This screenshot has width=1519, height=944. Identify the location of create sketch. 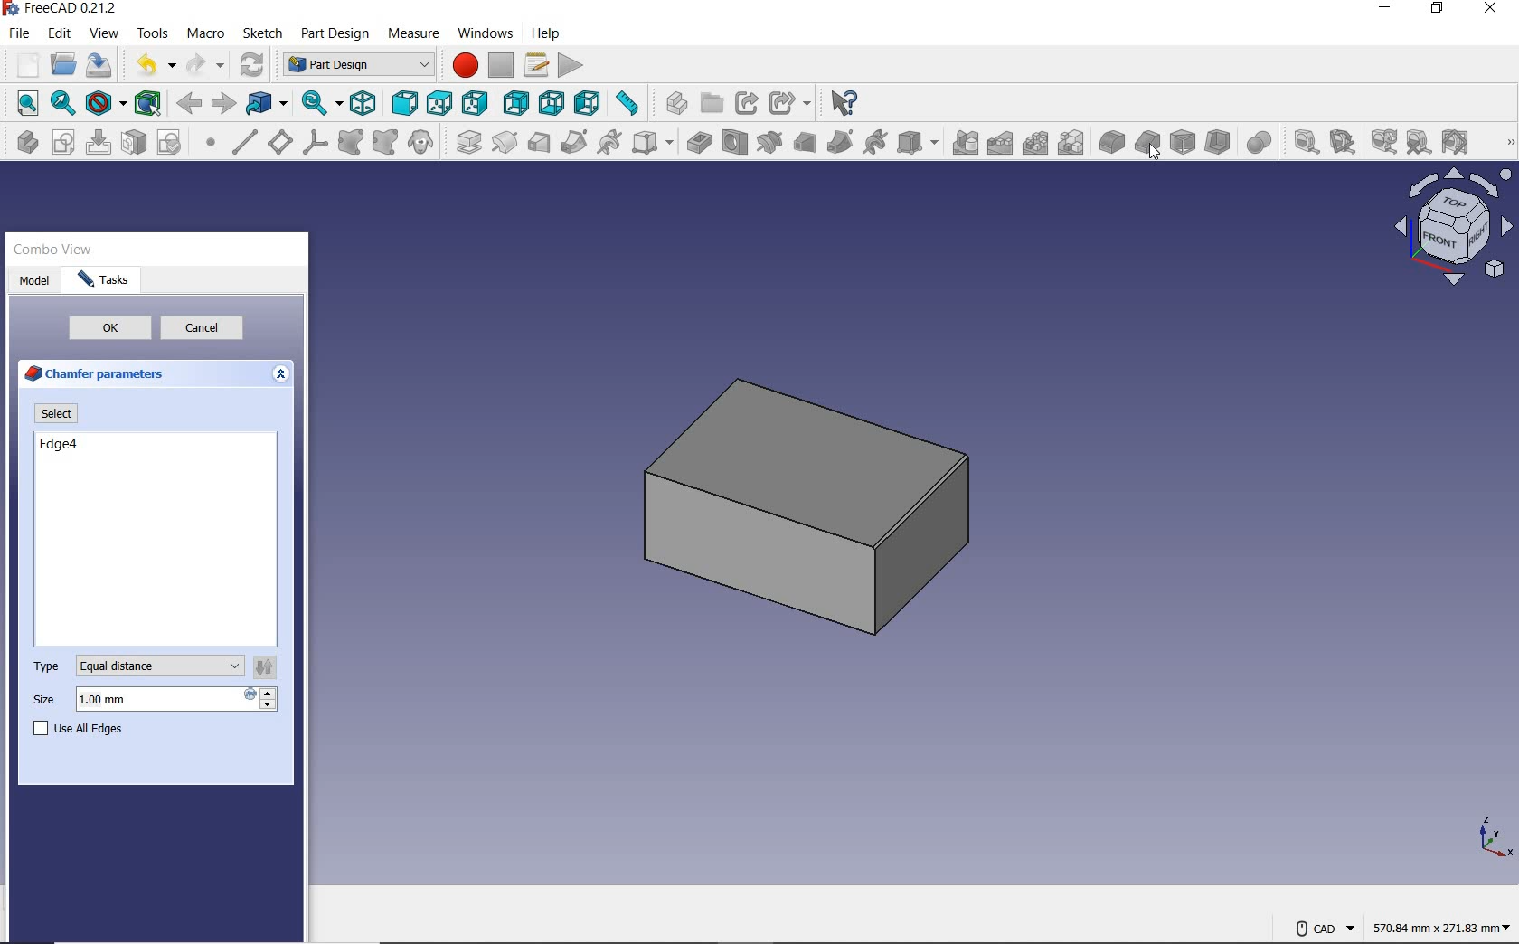
(62, 142).